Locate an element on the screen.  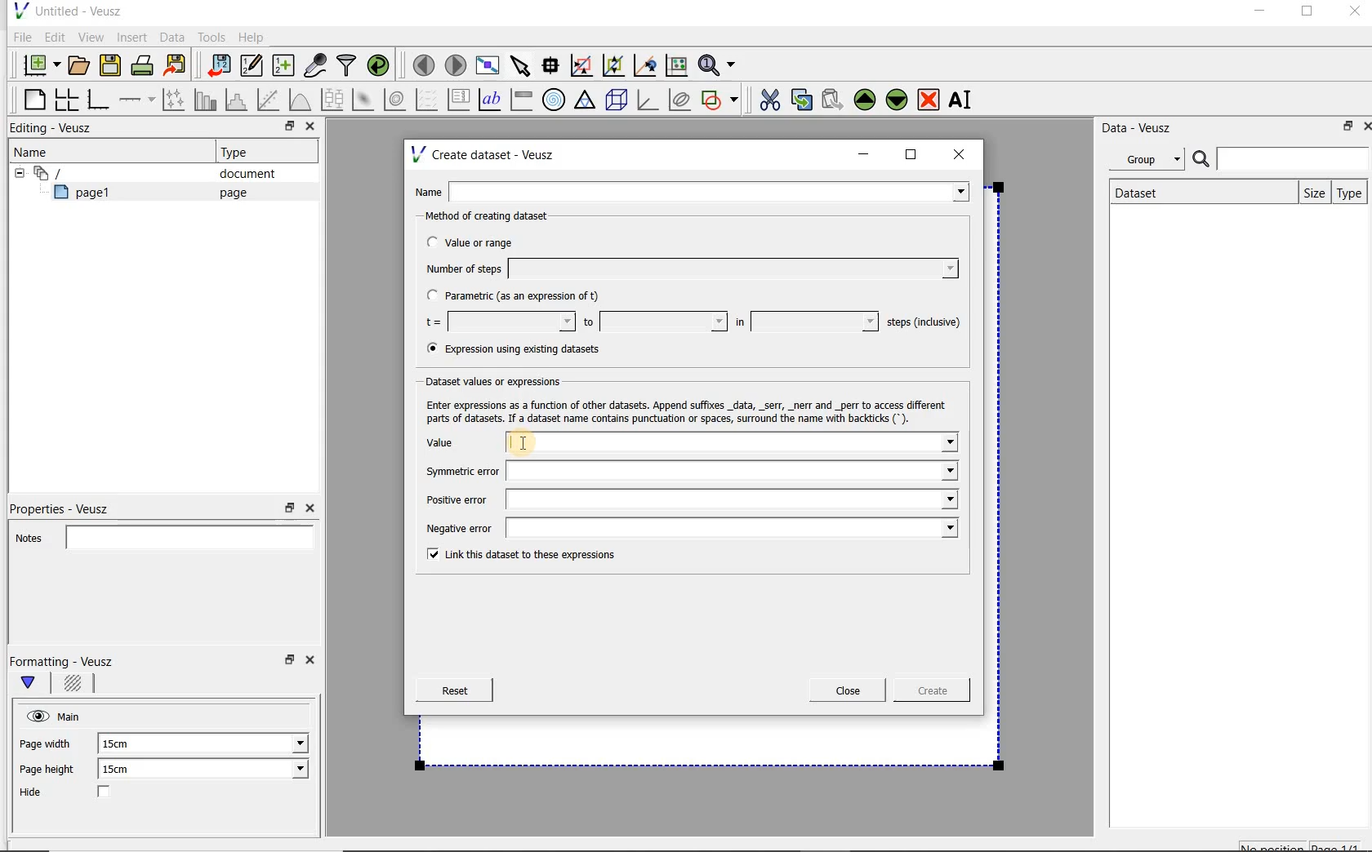
Page height is located at coordinates (52, 771).